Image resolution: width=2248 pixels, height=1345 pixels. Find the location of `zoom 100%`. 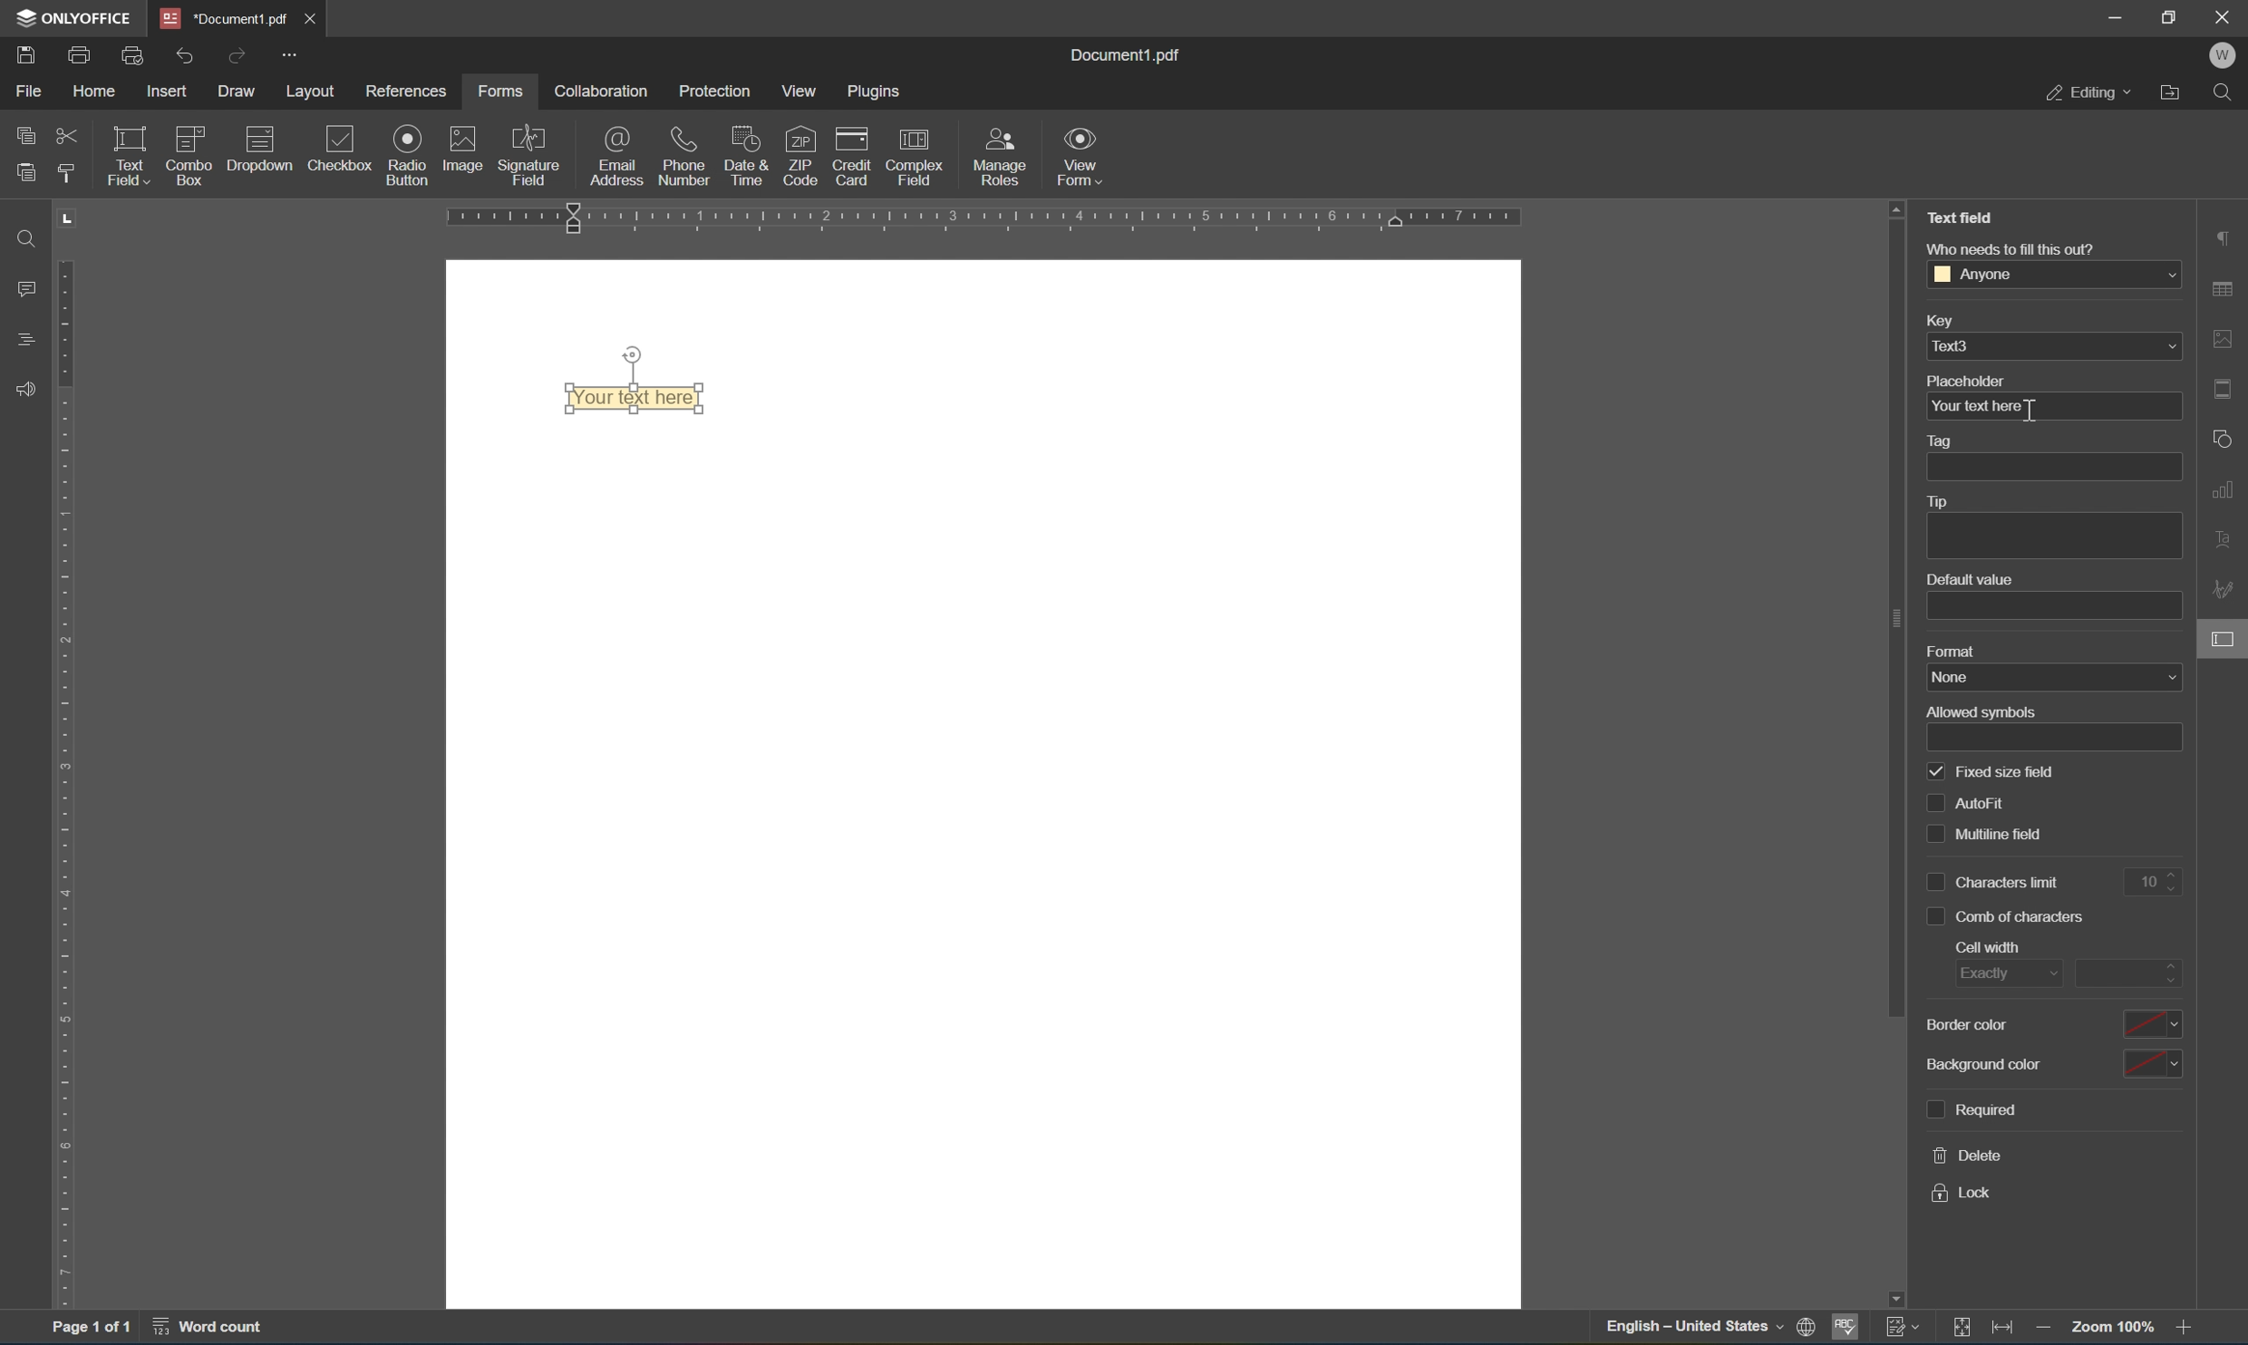

zoom 100% is located at coordinates (2113, 1327).